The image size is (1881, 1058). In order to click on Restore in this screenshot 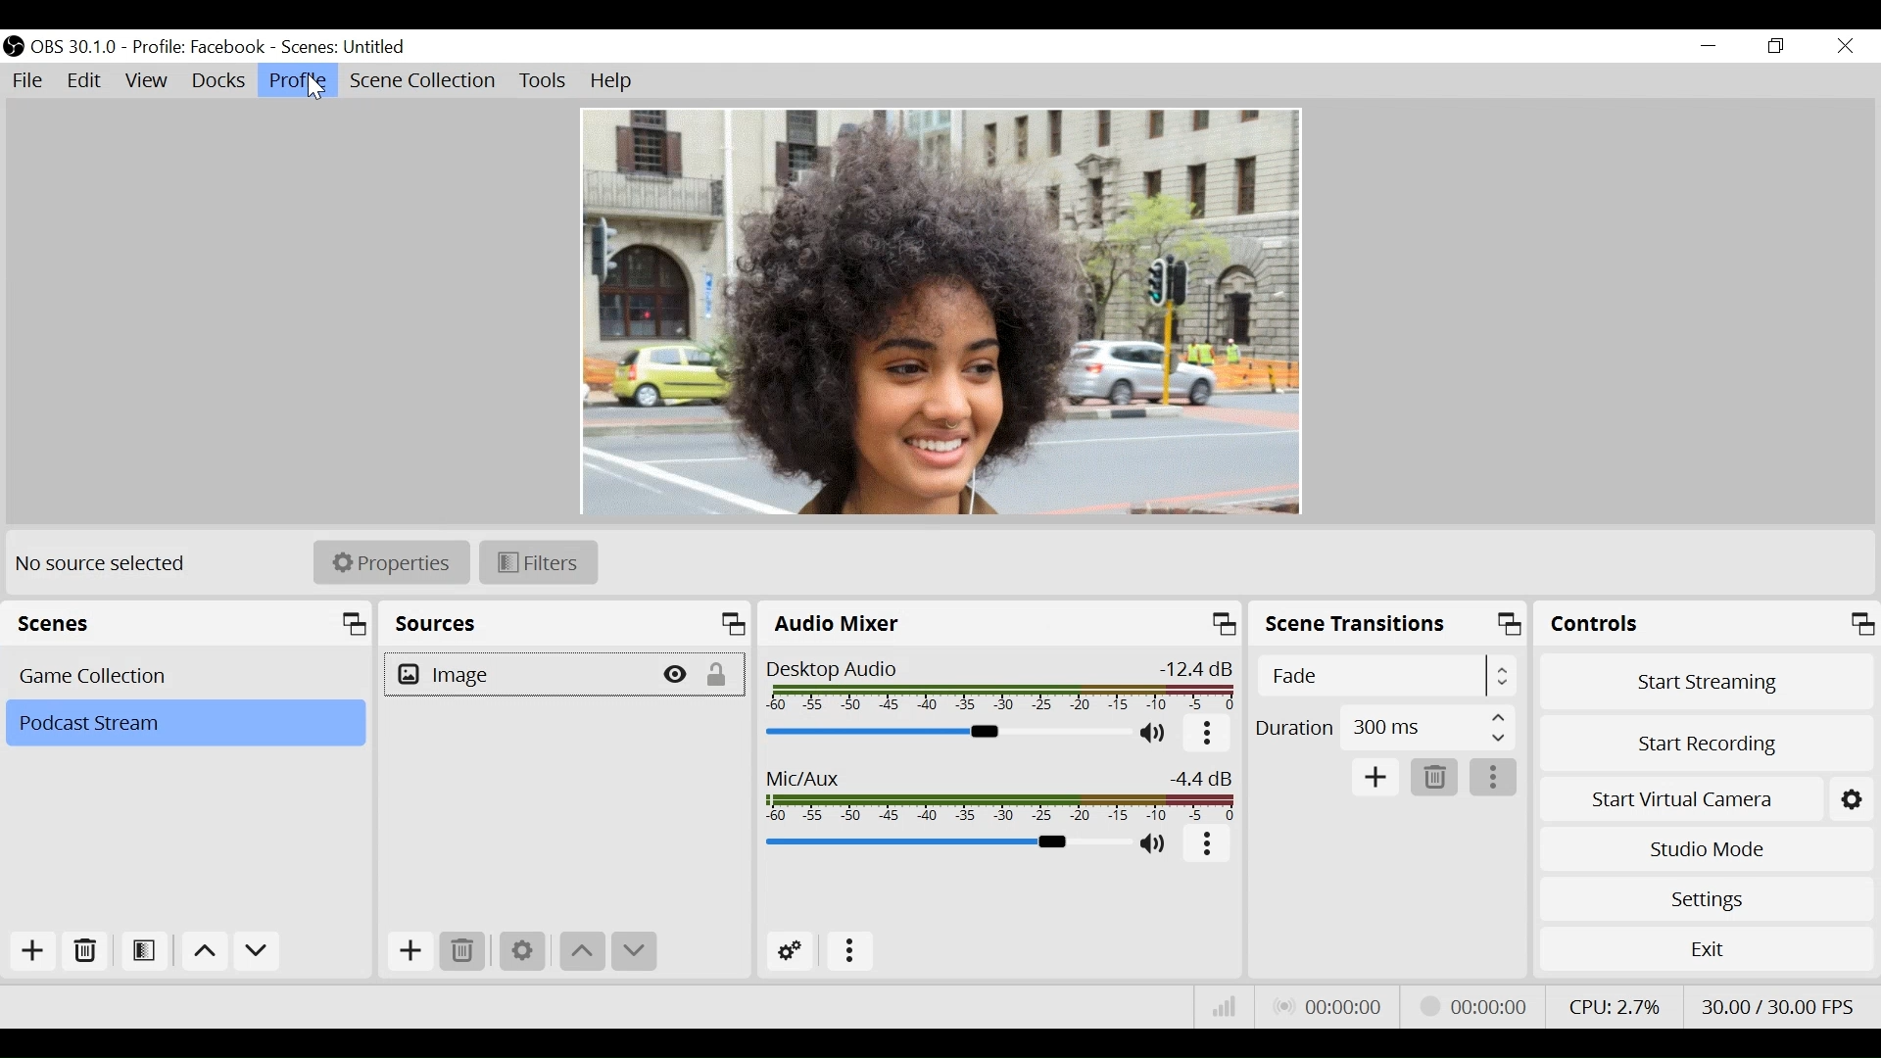, I will do `click(1776, 47)`.